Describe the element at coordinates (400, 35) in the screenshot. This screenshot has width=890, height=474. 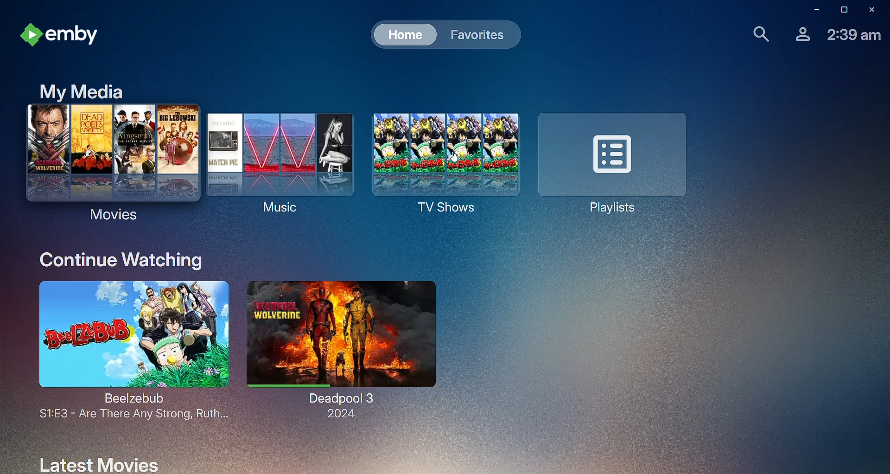
I see `Home` at that location.